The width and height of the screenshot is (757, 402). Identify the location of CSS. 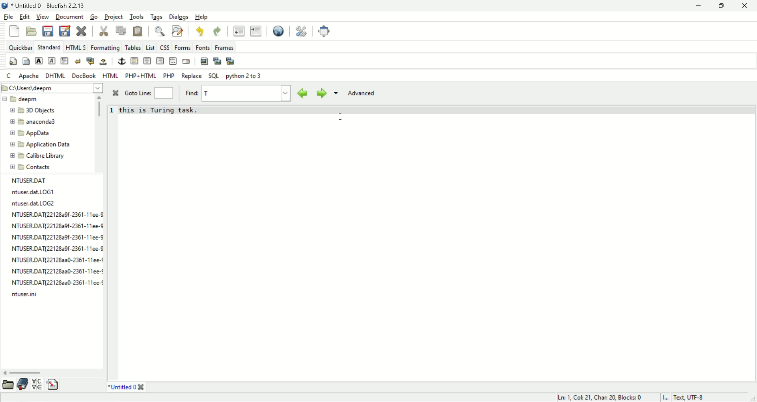
(165, 48).